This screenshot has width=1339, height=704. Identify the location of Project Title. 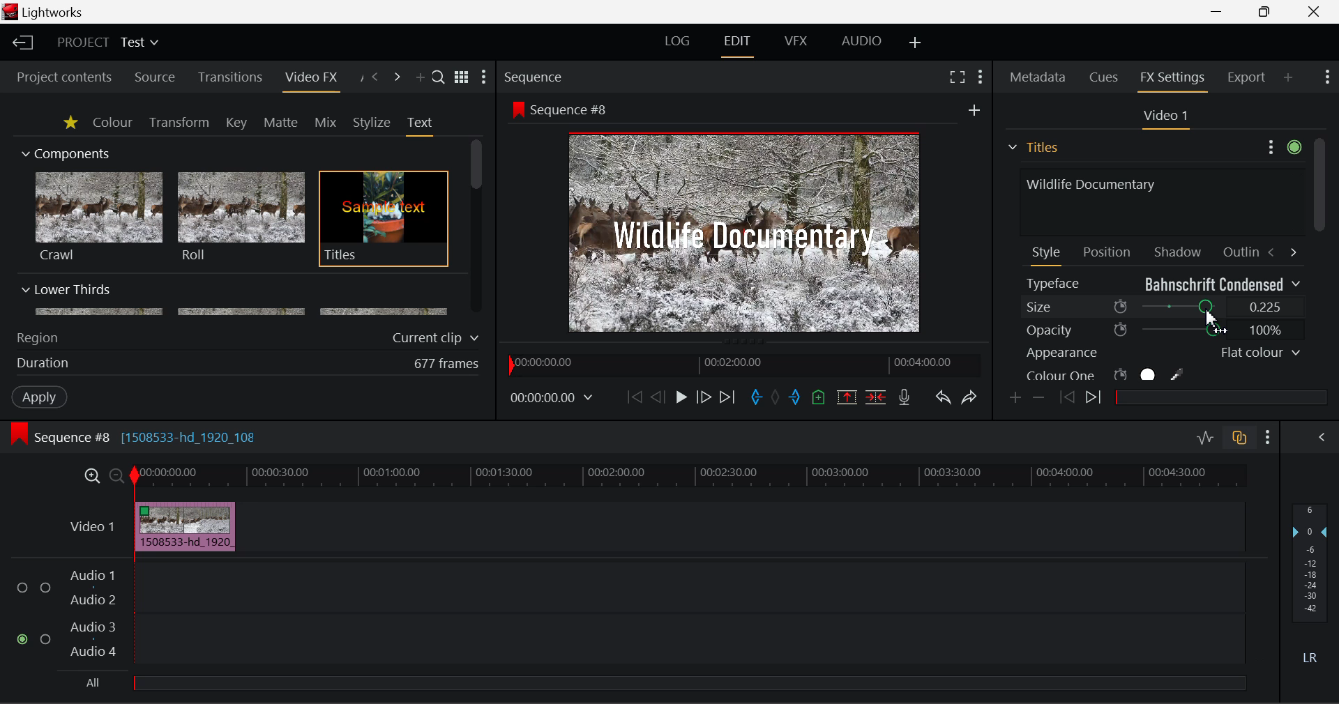
(109, 41).